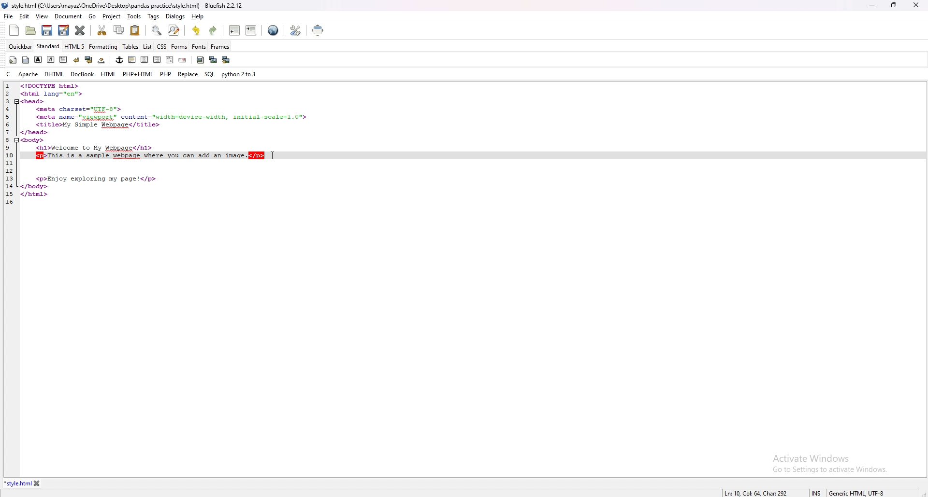  Describe the element at coordinates (29, 74) in the screenshot. I see `apache` at that location.